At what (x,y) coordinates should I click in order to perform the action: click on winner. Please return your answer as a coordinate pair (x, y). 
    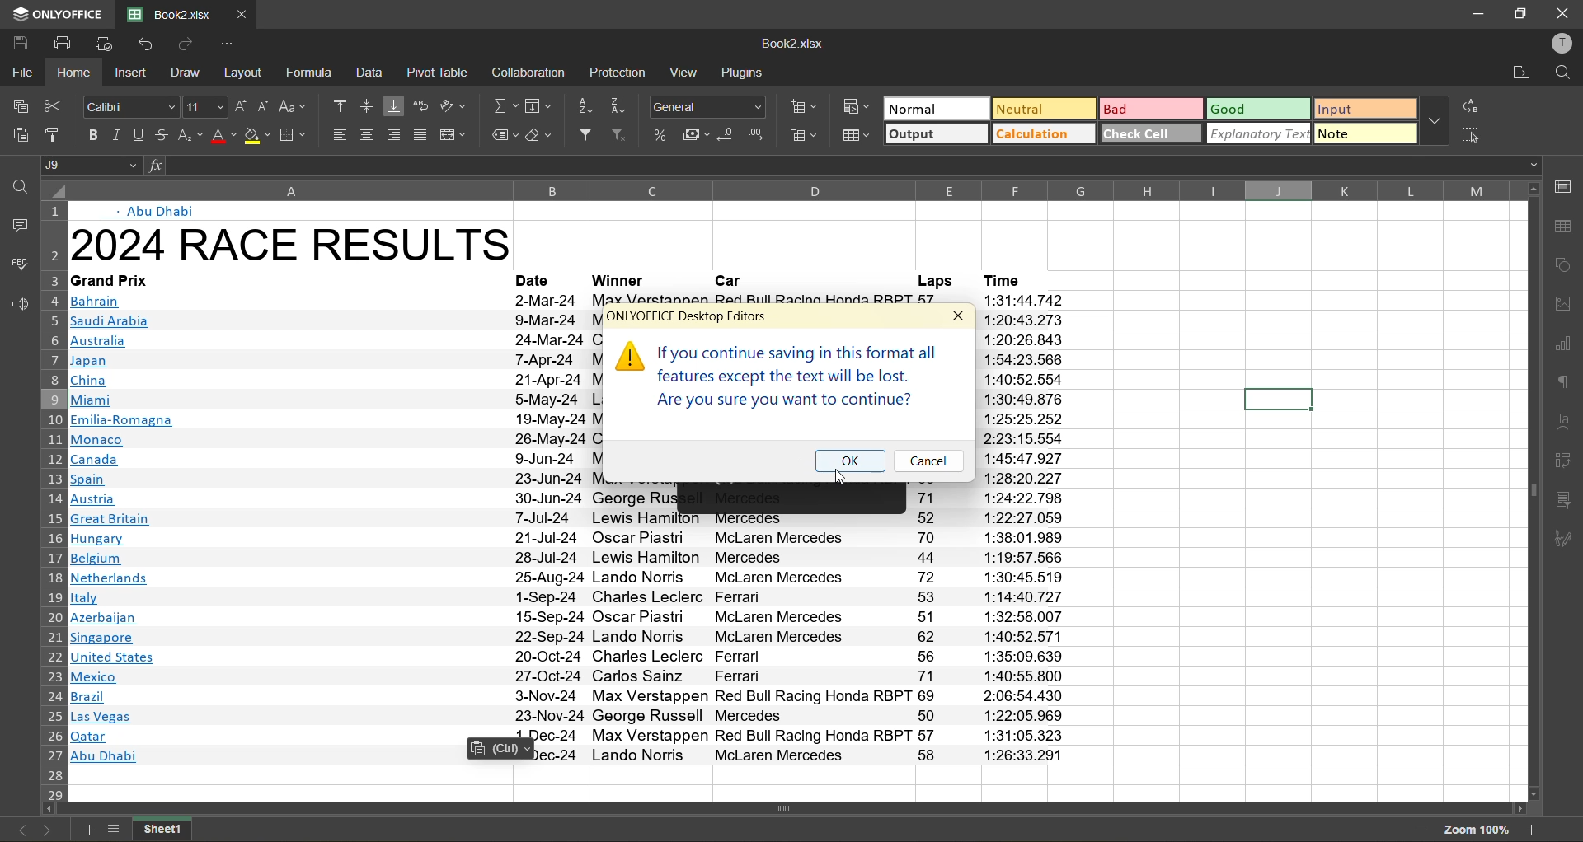
    Looking at the image, I should click on (624, 279).